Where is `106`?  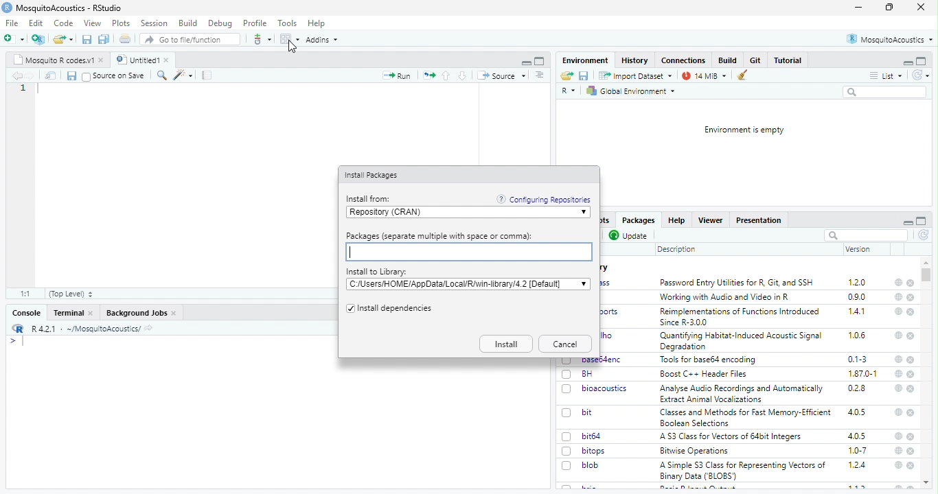
106 is located at coordinates (857, 336).